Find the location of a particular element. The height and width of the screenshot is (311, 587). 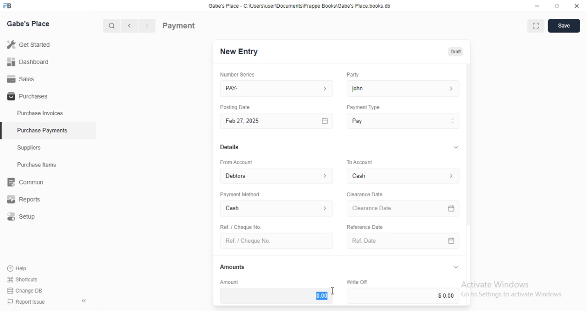

john is located at coordinates (403, 88).